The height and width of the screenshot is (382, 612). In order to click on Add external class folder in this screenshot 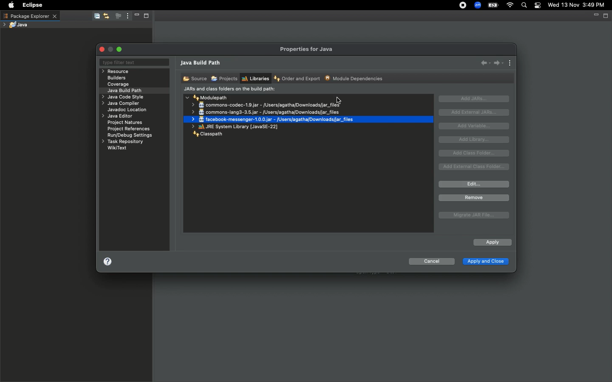, I will do `click(475, 167)`.